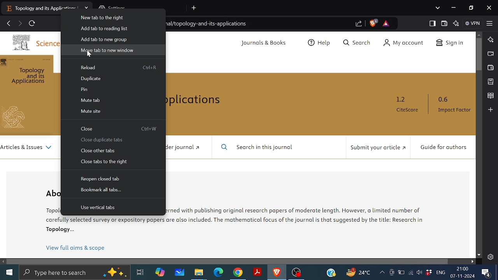 Image resolution: width=498 pixels, height=280 pixels. Describe the element at coordinates (257, 272) in the screenshot. I see `Adobe reader` at that location.